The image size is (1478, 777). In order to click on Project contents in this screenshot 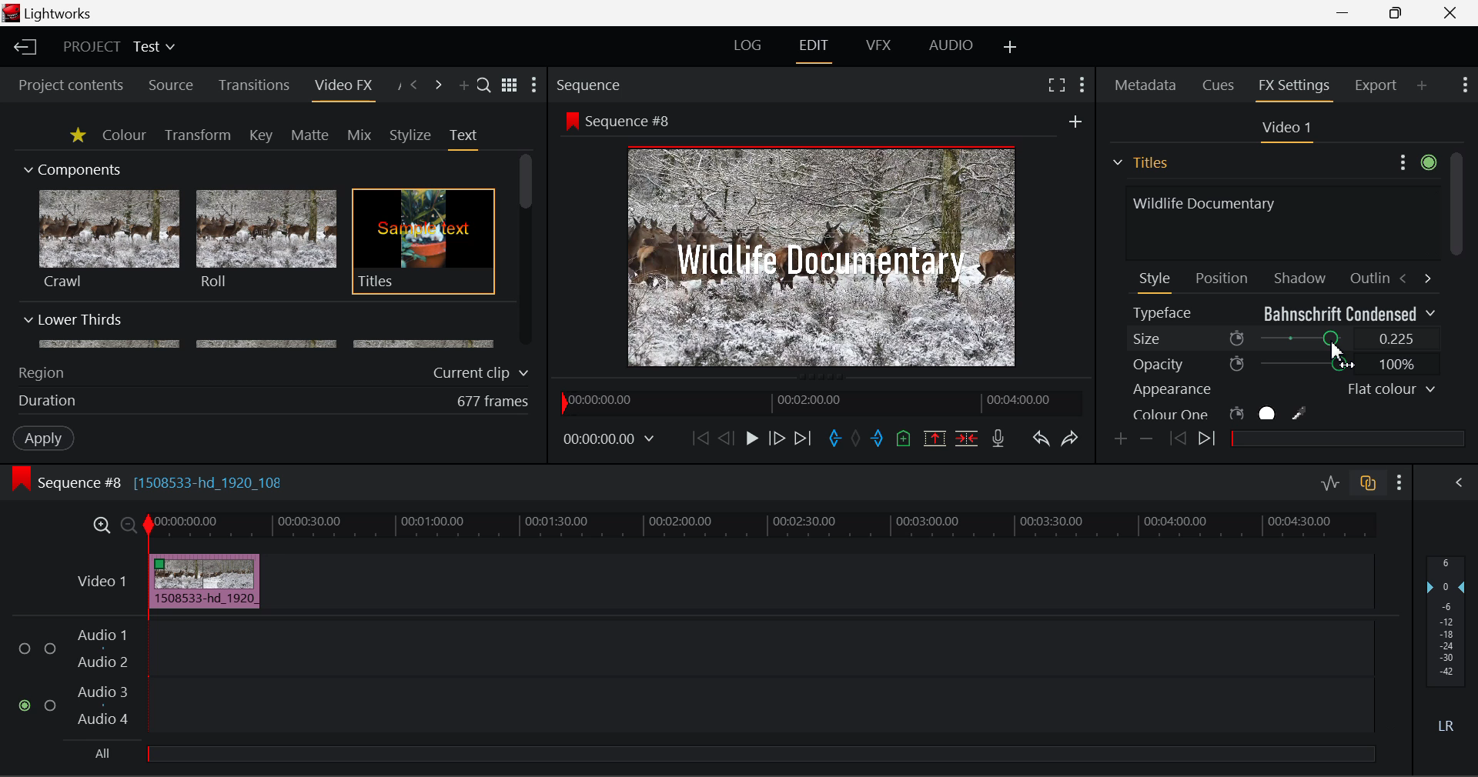, I will do `click(64, 85)`.